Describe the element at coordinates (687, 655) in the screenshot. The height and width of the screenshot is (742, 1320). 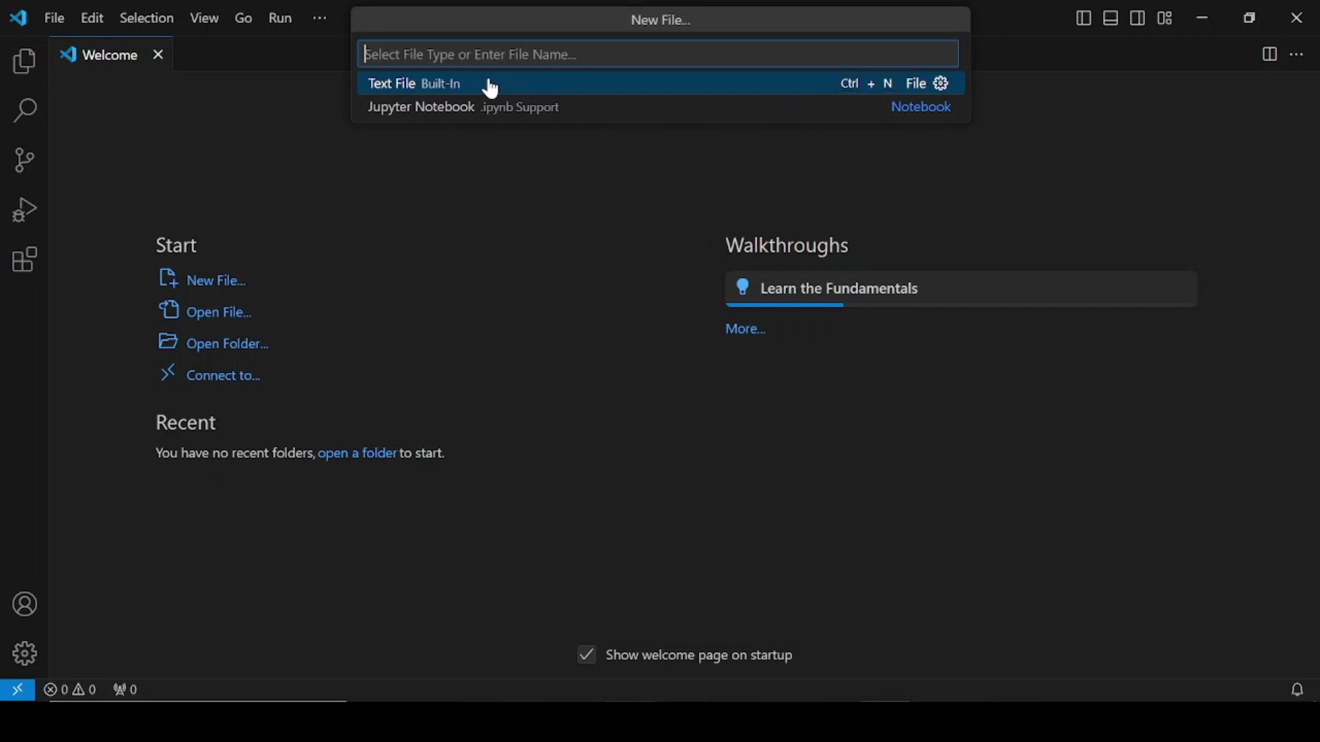
I see `show welcome pigeon startup` at that location.